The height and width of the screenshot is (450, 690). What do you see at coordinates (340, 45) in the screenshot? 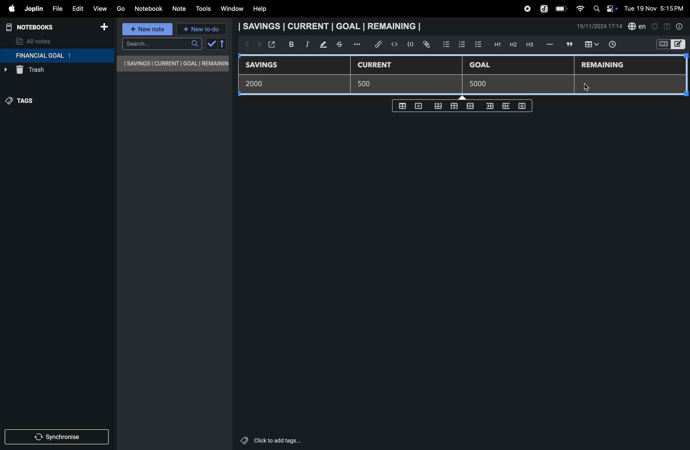
I see `stketchbook` at bounding box center [340, 45].